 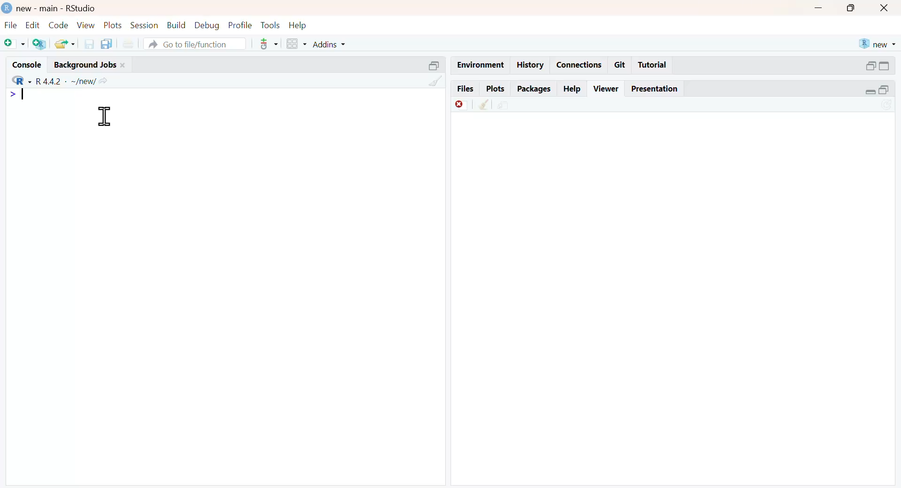 What do you see at coordinates (105, 115) in the screenshot?
I see `cursor` at bounding box center [105, 115].